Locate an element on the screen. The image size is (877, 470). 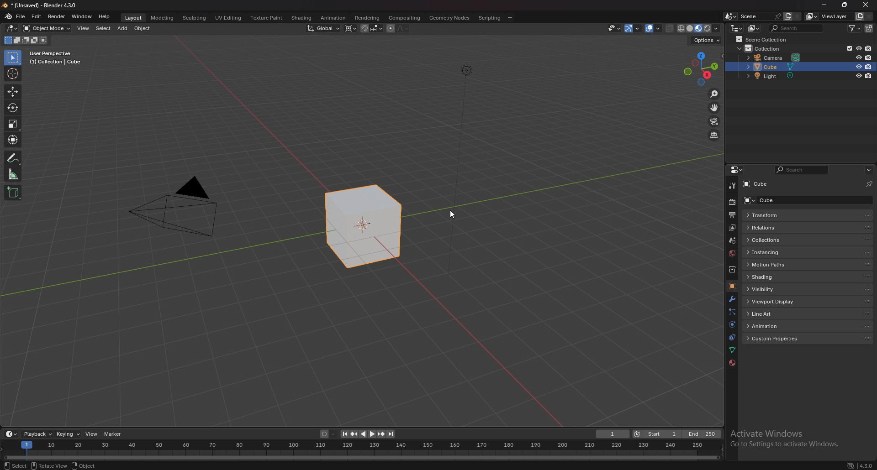
tool is located at coordinates (731, 187).